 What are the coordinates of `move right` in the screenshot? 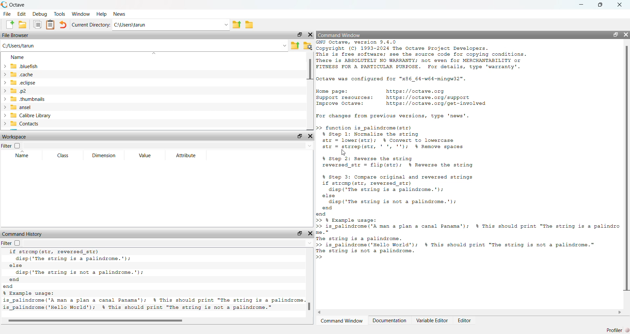 It's located at (621, 312).